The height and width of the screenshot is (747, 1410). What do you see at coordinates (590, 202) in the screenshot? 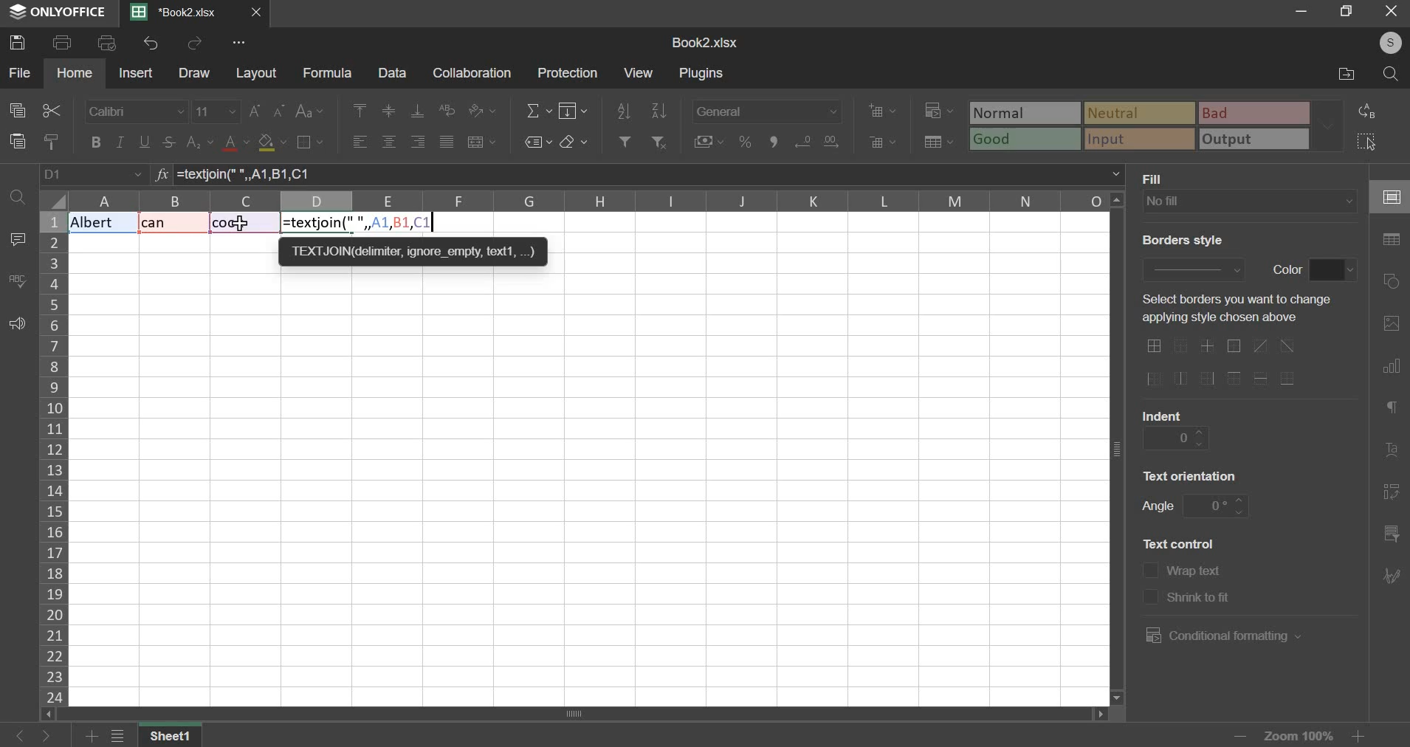
I see `columns` at bounding box center [590, 202].